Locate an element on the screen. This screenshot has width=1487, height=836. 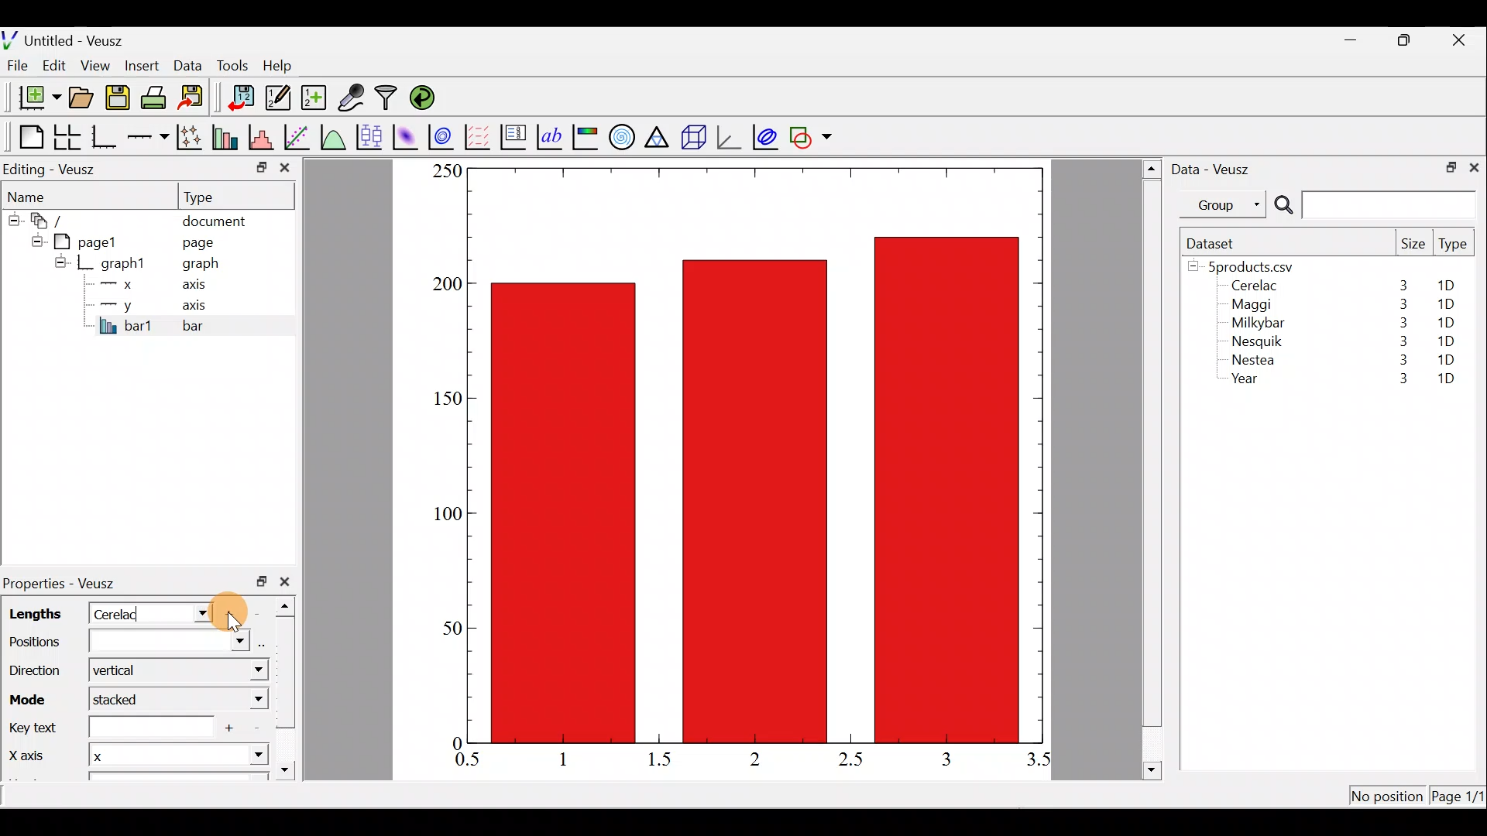
y is located at coordinates (116, 303).